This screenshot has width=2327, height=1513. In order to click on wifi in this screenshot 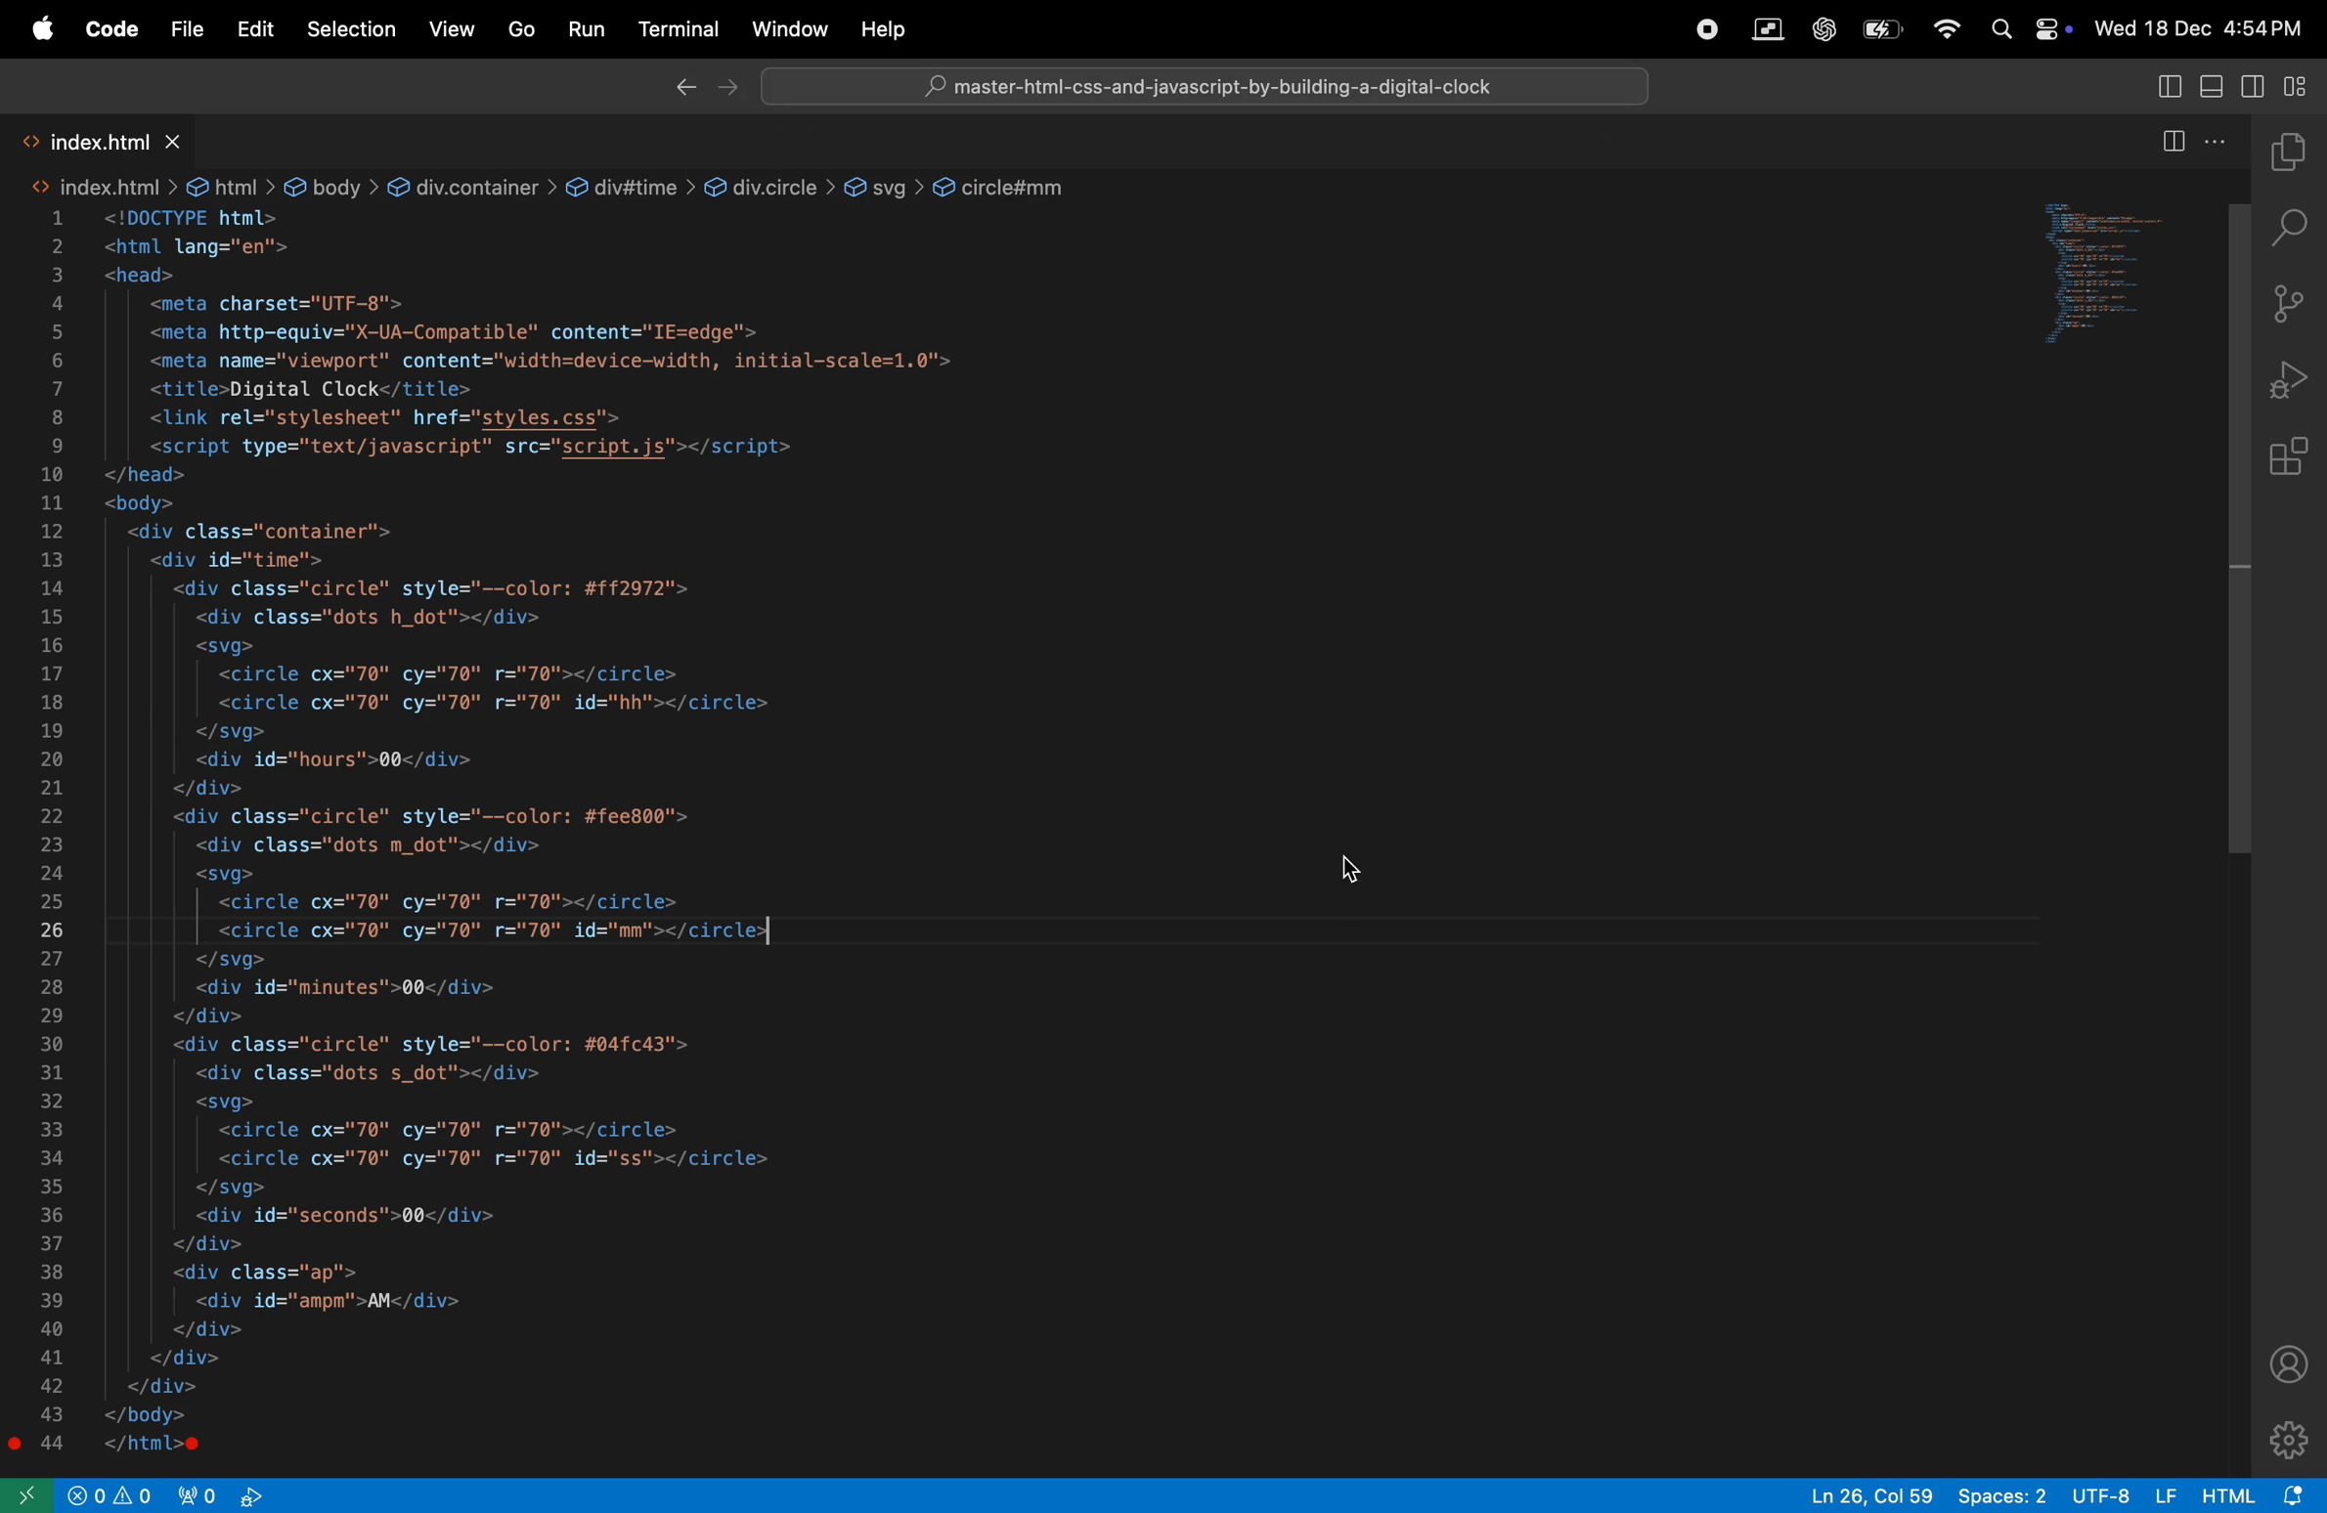, I will do `click(1939, 31)`.